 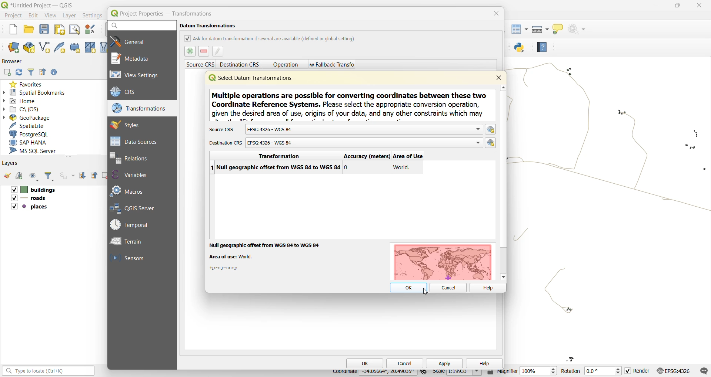 What do you see at coordinates (591, 371) in the screenshot?
I see `rotation` at bounding box center [591, 371].